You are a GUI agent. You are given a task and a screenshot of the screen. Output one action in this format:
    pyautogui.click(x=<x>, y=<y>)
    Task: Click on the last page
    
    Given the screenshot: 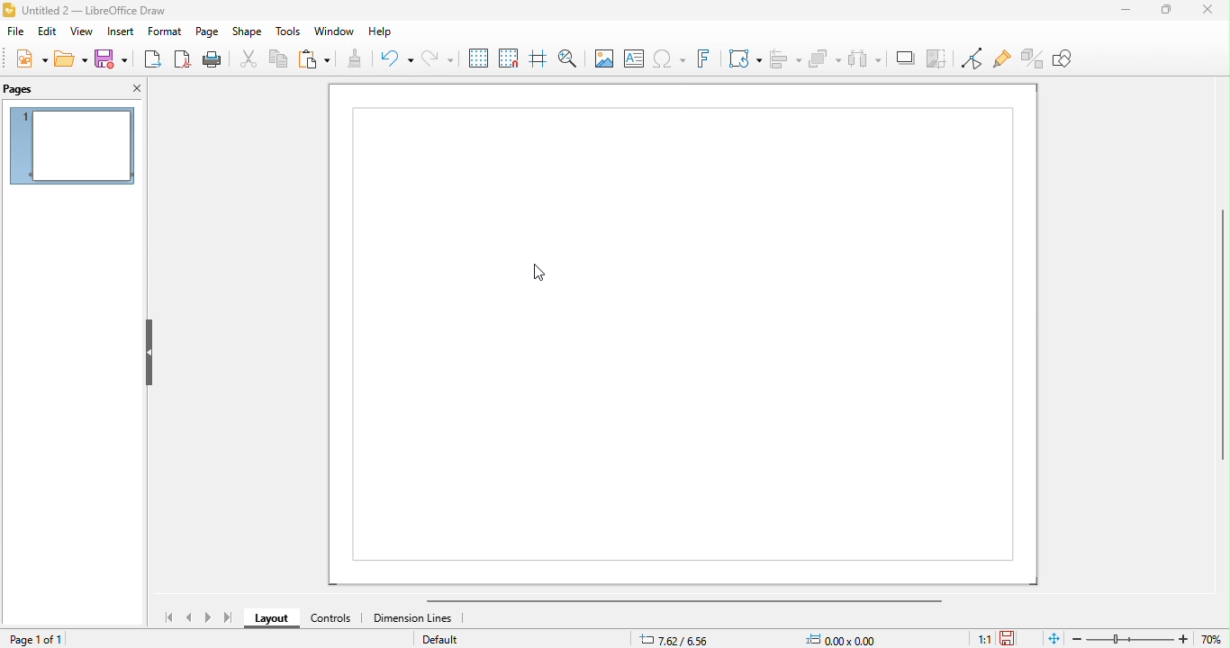 What is the action you would take?
    pyautogui.click(x=228, y=618)
    